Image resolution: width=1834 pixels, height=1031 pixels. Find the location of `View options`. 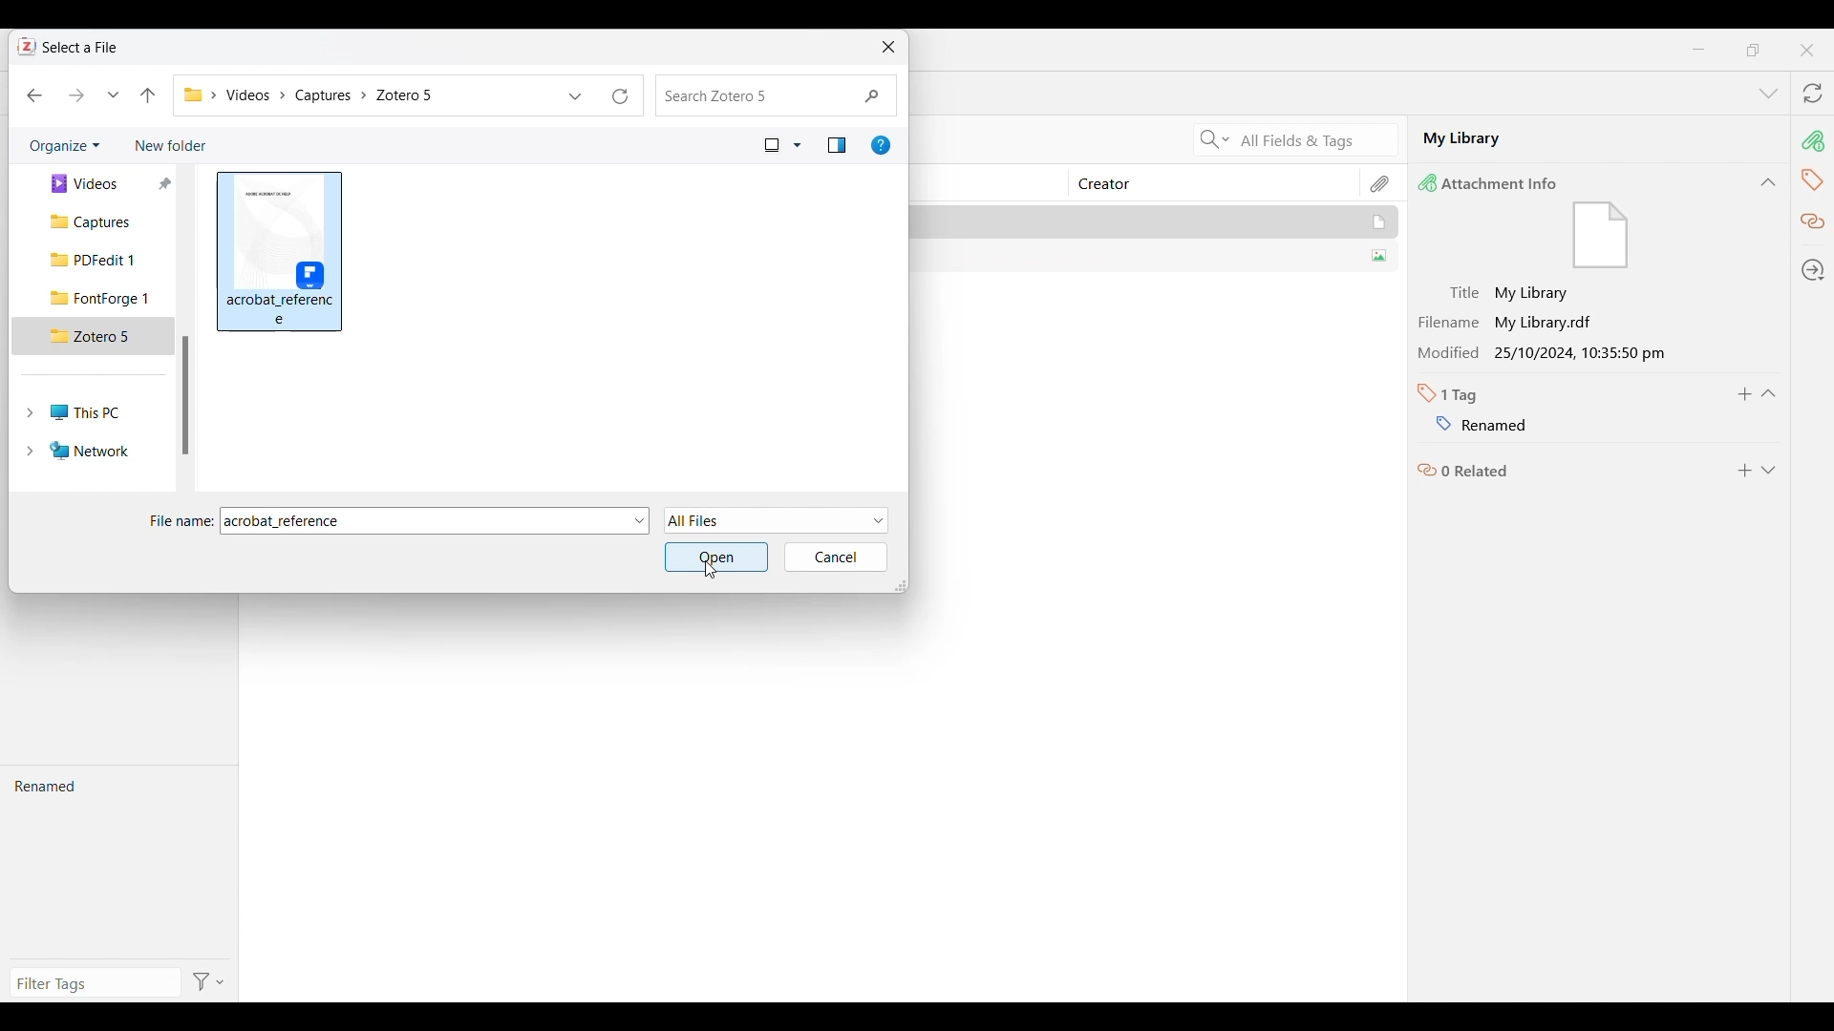

View options is located at coordinates (796, 145).